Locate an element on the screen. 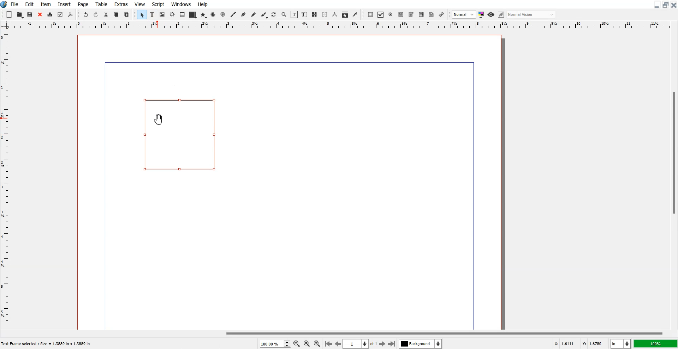  Maximize is located at coordinates (666, 5).